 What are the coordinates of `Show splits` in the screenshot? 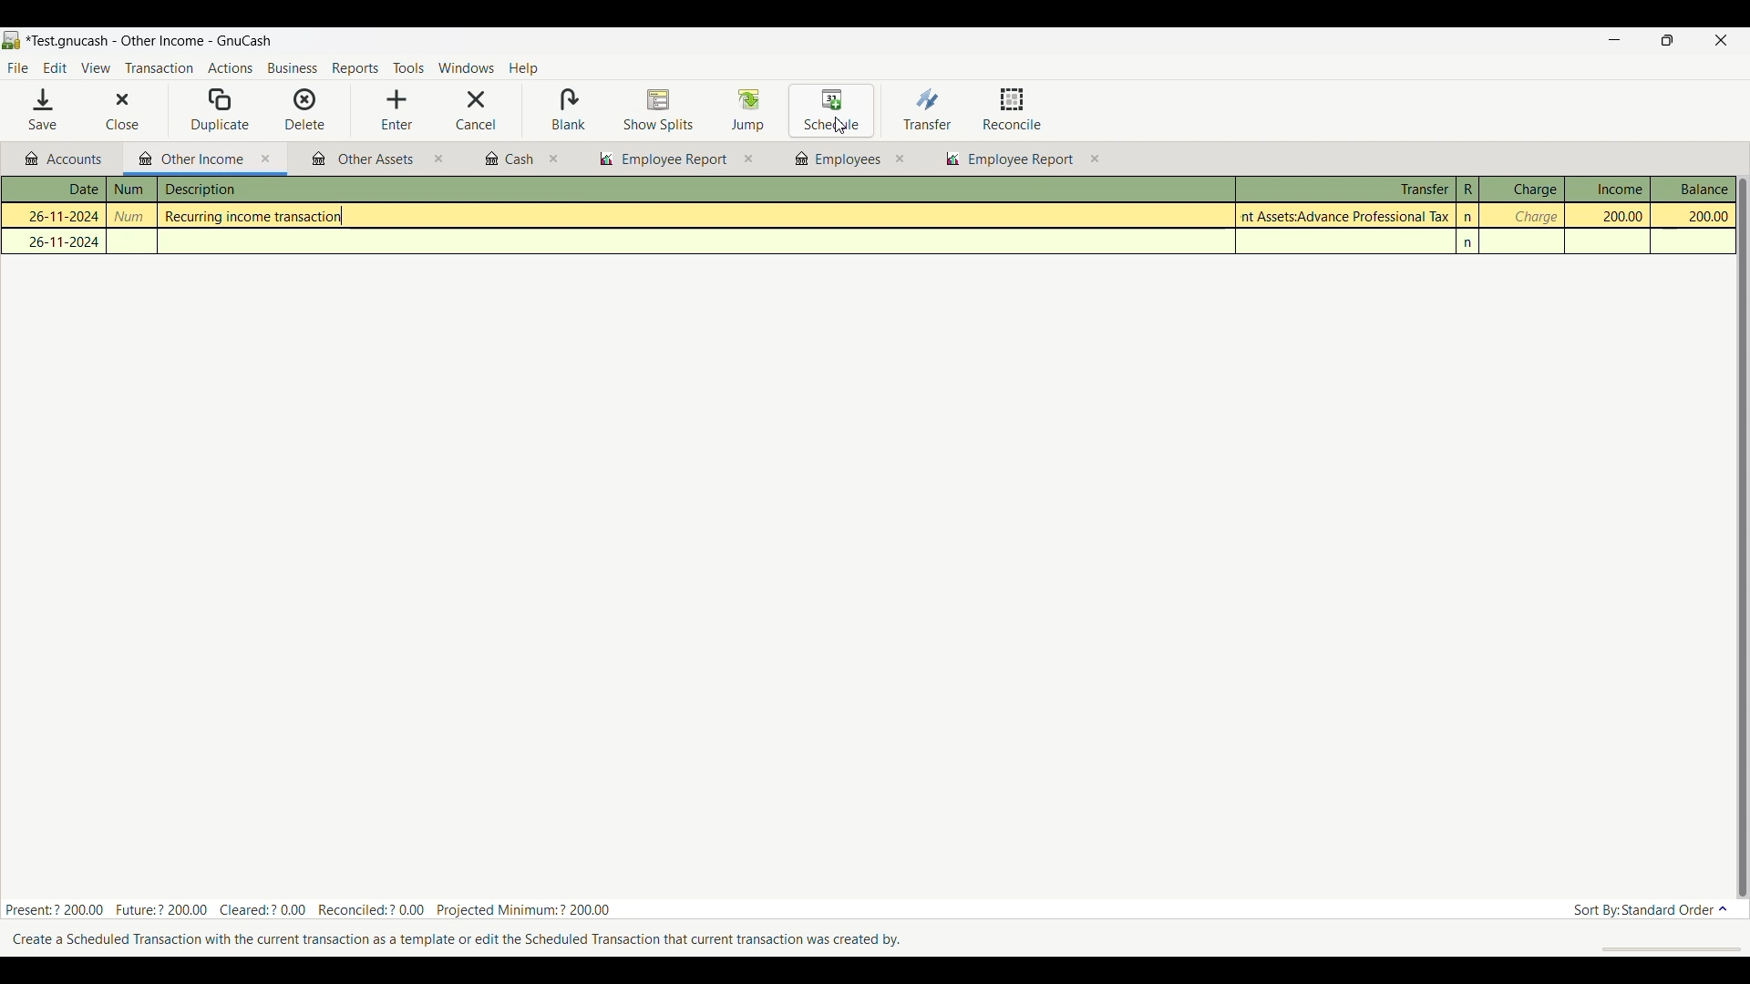 It's located at (659, 111).